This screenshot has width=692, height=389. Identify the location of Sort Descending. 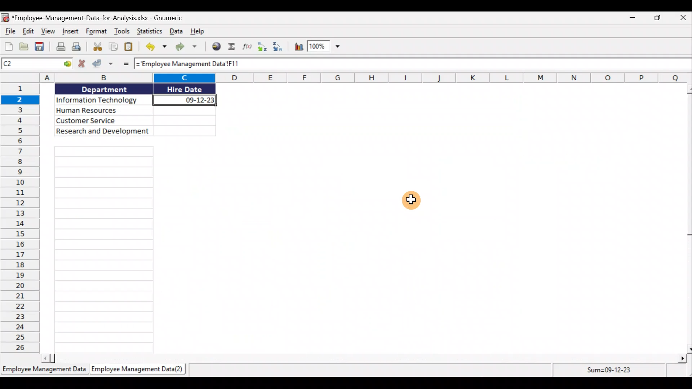
(280, 47).